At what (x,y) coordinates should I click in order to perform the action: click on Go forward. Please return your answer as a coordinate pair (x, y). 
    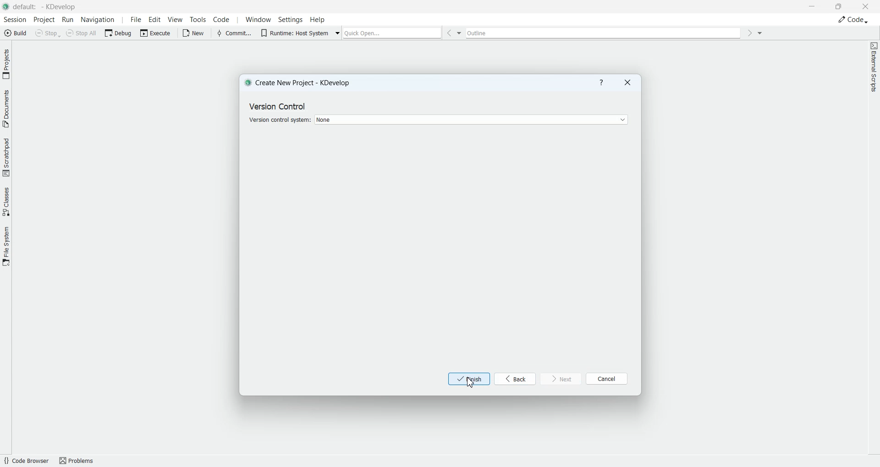
    Looking at the image, I should click on (749, 33).